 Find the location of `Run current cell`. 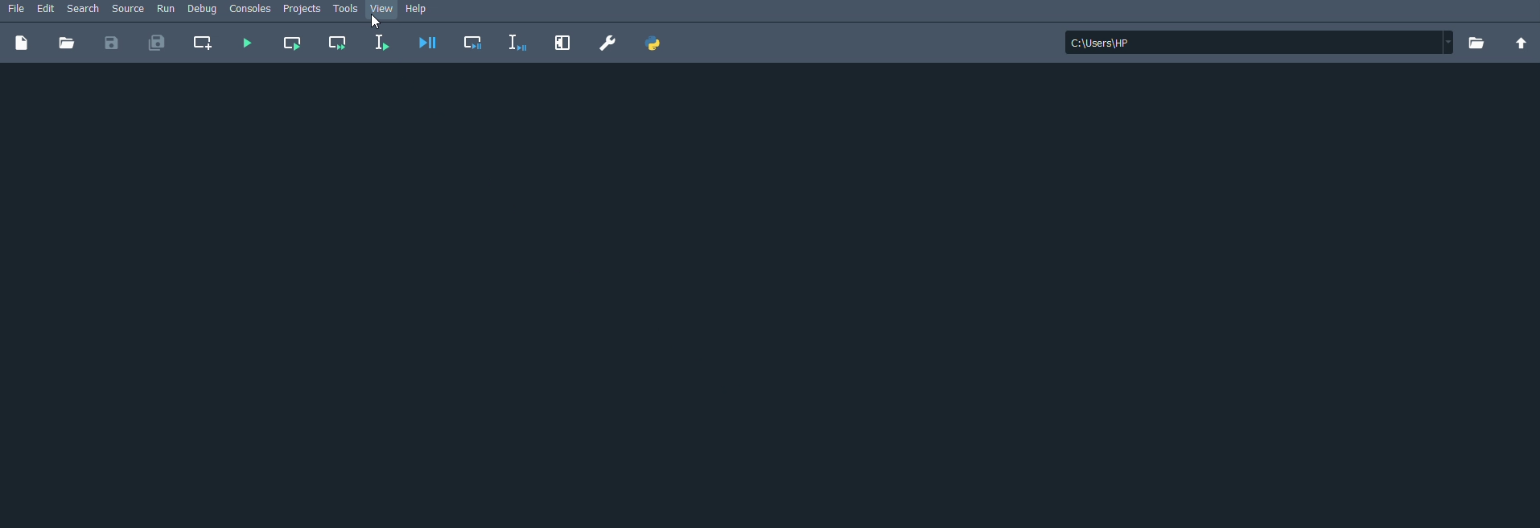

Run current cell is located at coordinates (292, 44).